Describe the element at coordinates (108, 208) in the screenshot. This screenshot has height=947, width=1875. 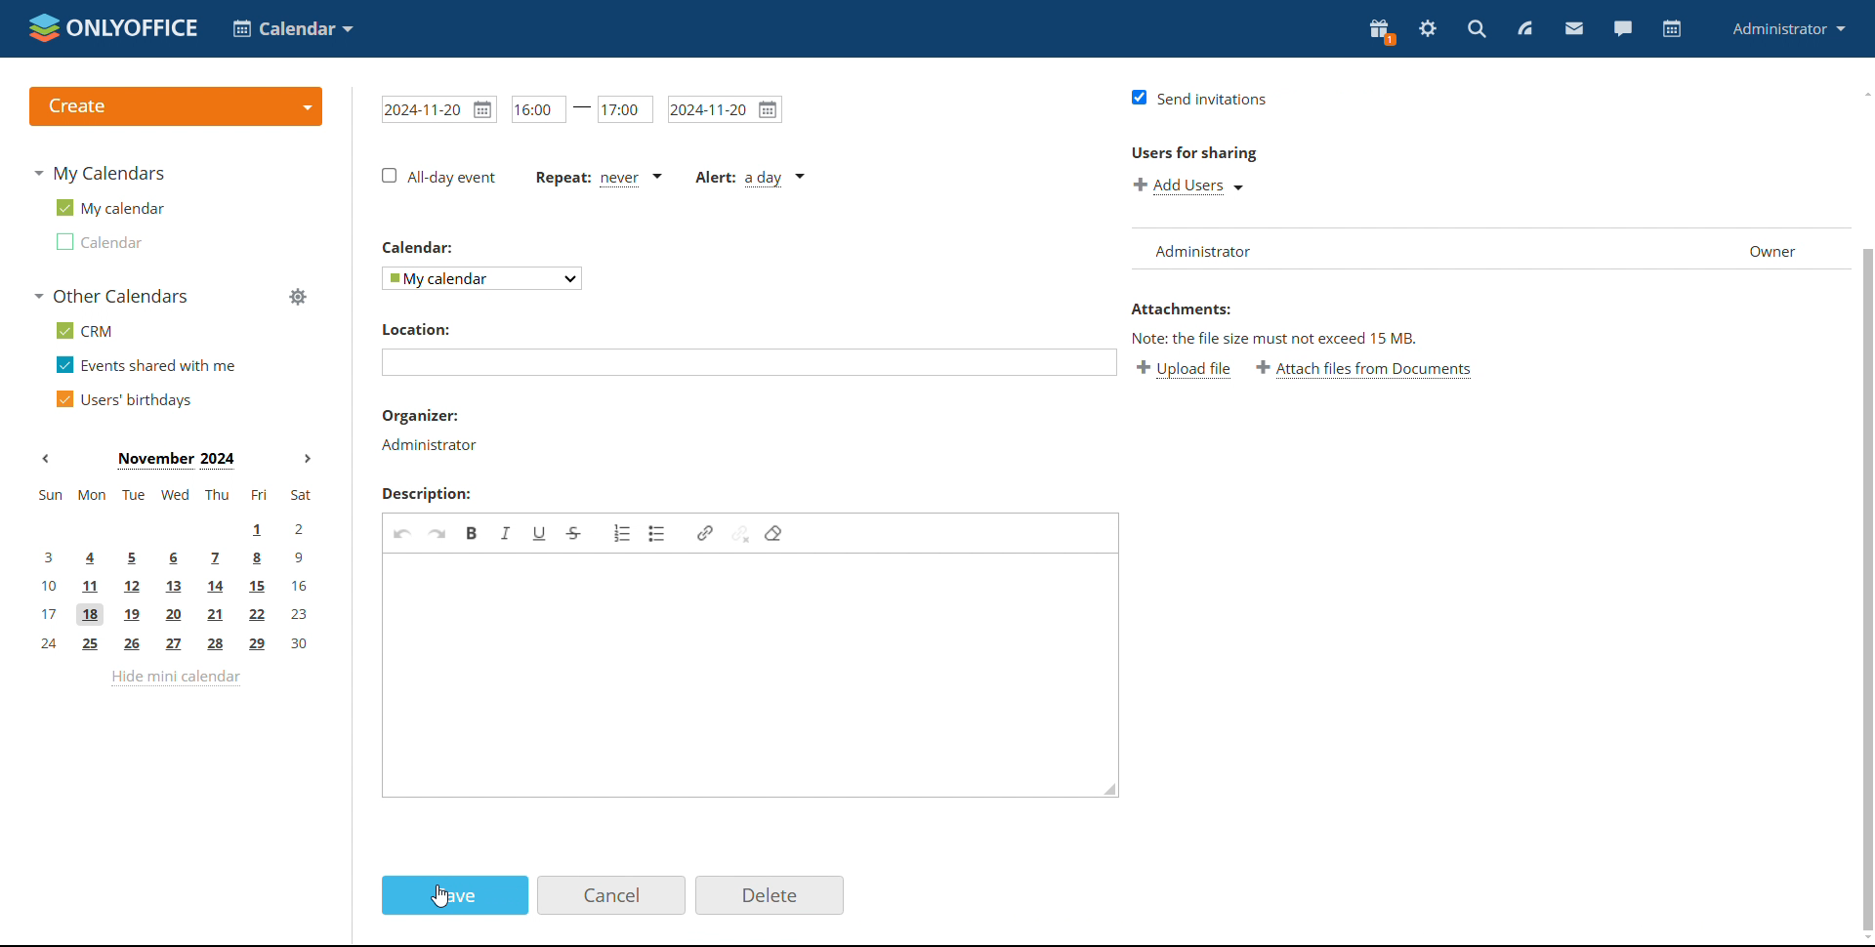
I see `my calendar` at that location.